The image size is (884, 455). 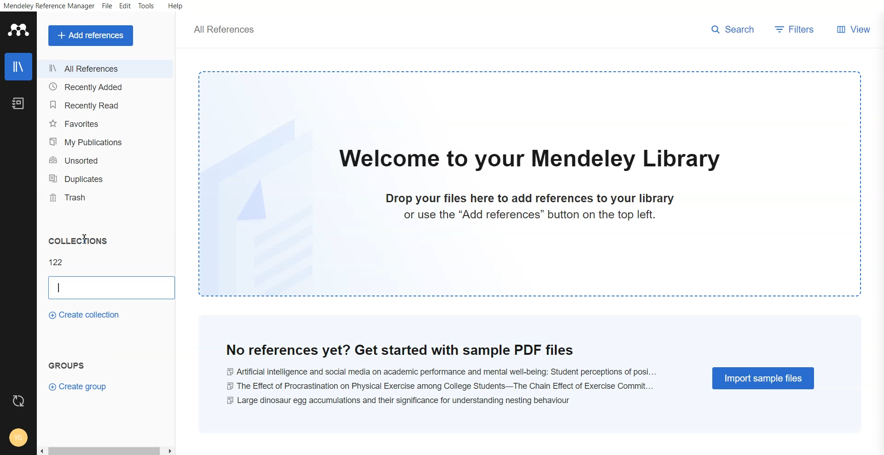 I want to click on Groups, so click(x=72, y=365).